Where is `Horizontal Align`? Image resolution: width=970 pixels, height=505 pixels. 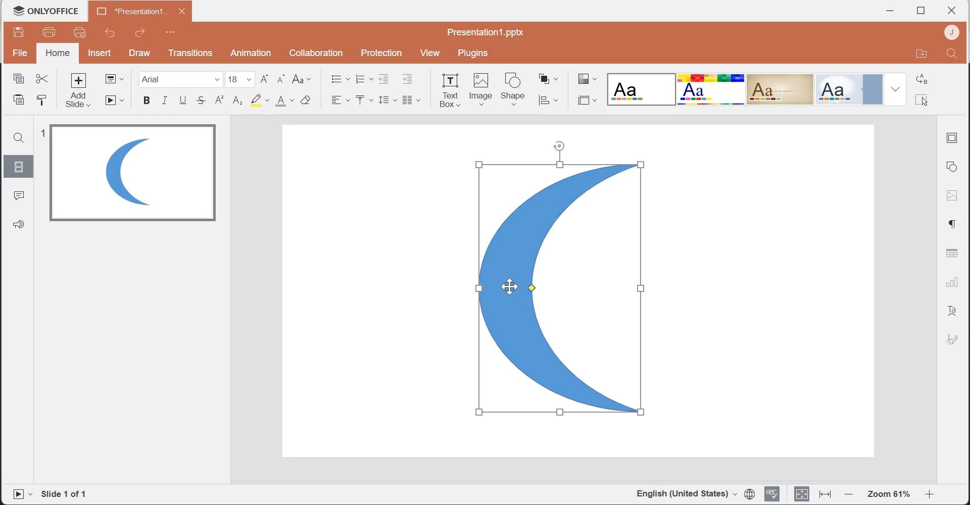 Horizontal Align is located at coordinates (340, 99).